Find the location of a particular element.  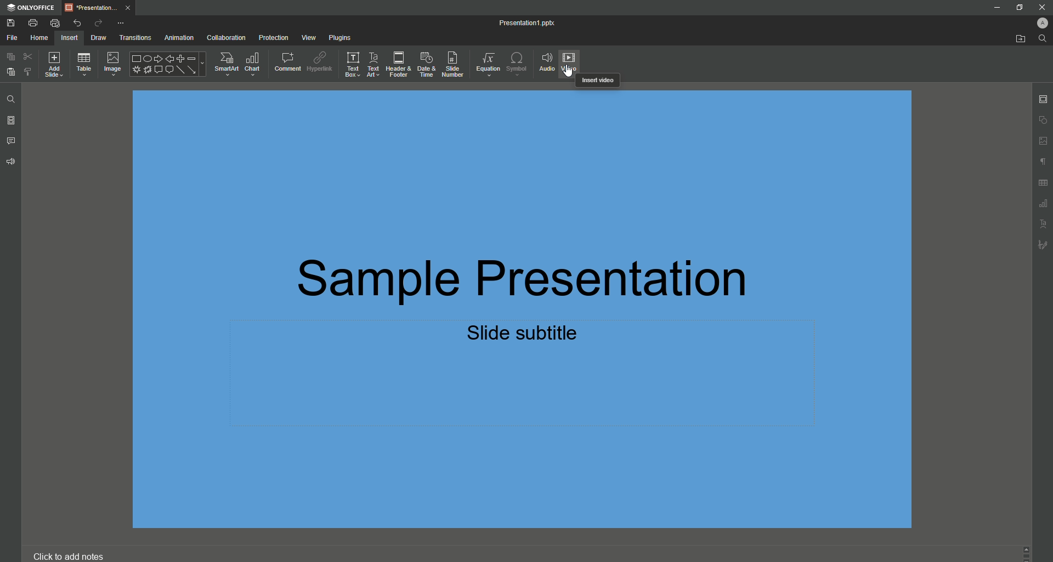

Insert is located at coordinates (71, 37).